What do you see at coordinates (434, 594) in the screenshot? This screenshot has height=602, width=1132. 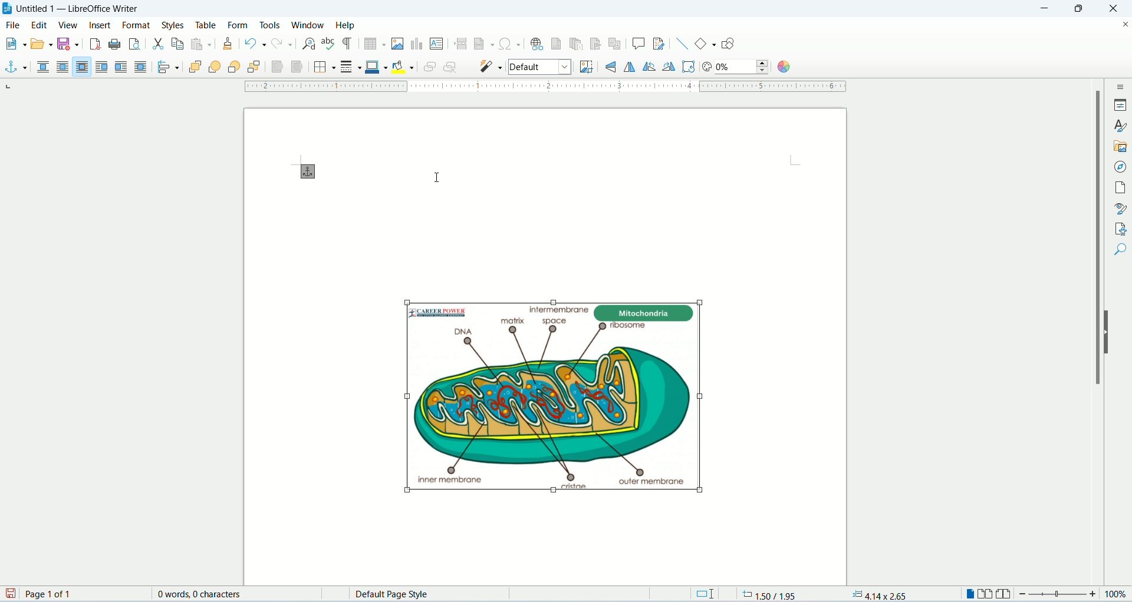 I see `Default page style` at bounding box center [434, 594].